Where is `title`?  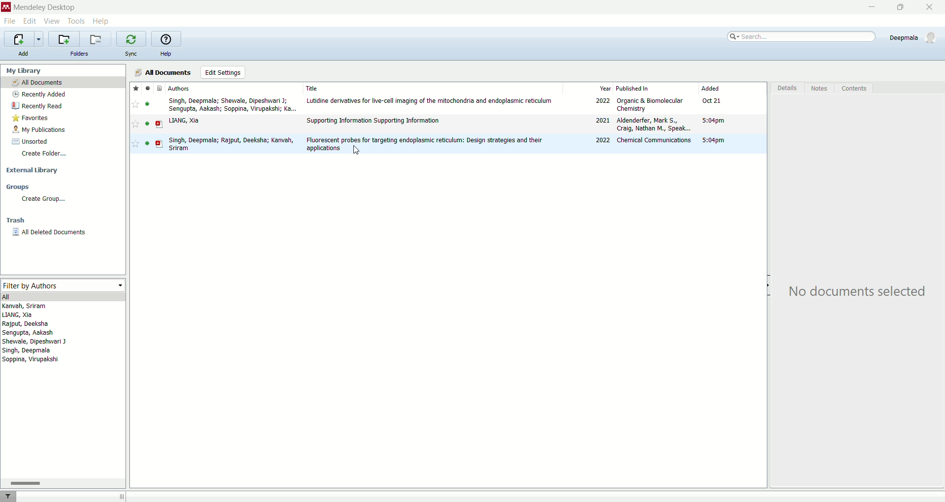 title is located at coordinates (430, 87).